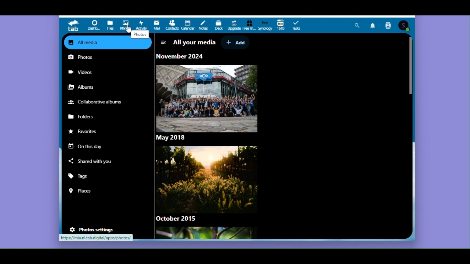 This screenshot has height=264, width=470. Describe the element at coordinates (84, 177) in the screenshot. I see `Tags ` at that location.